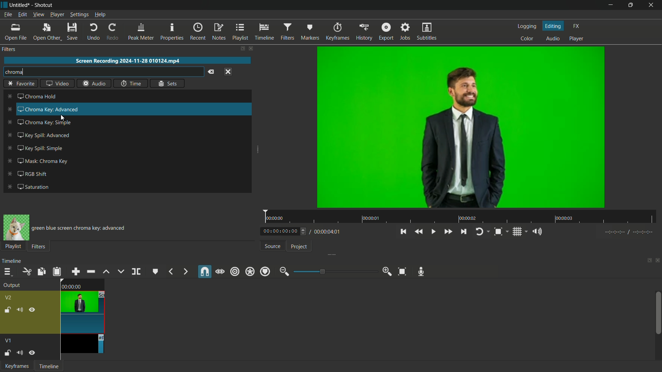 The height and width of the screenshot is (372, 662). Describe the element at coordinates (11, 261) in the screenshot. I see `timeline` at that location.